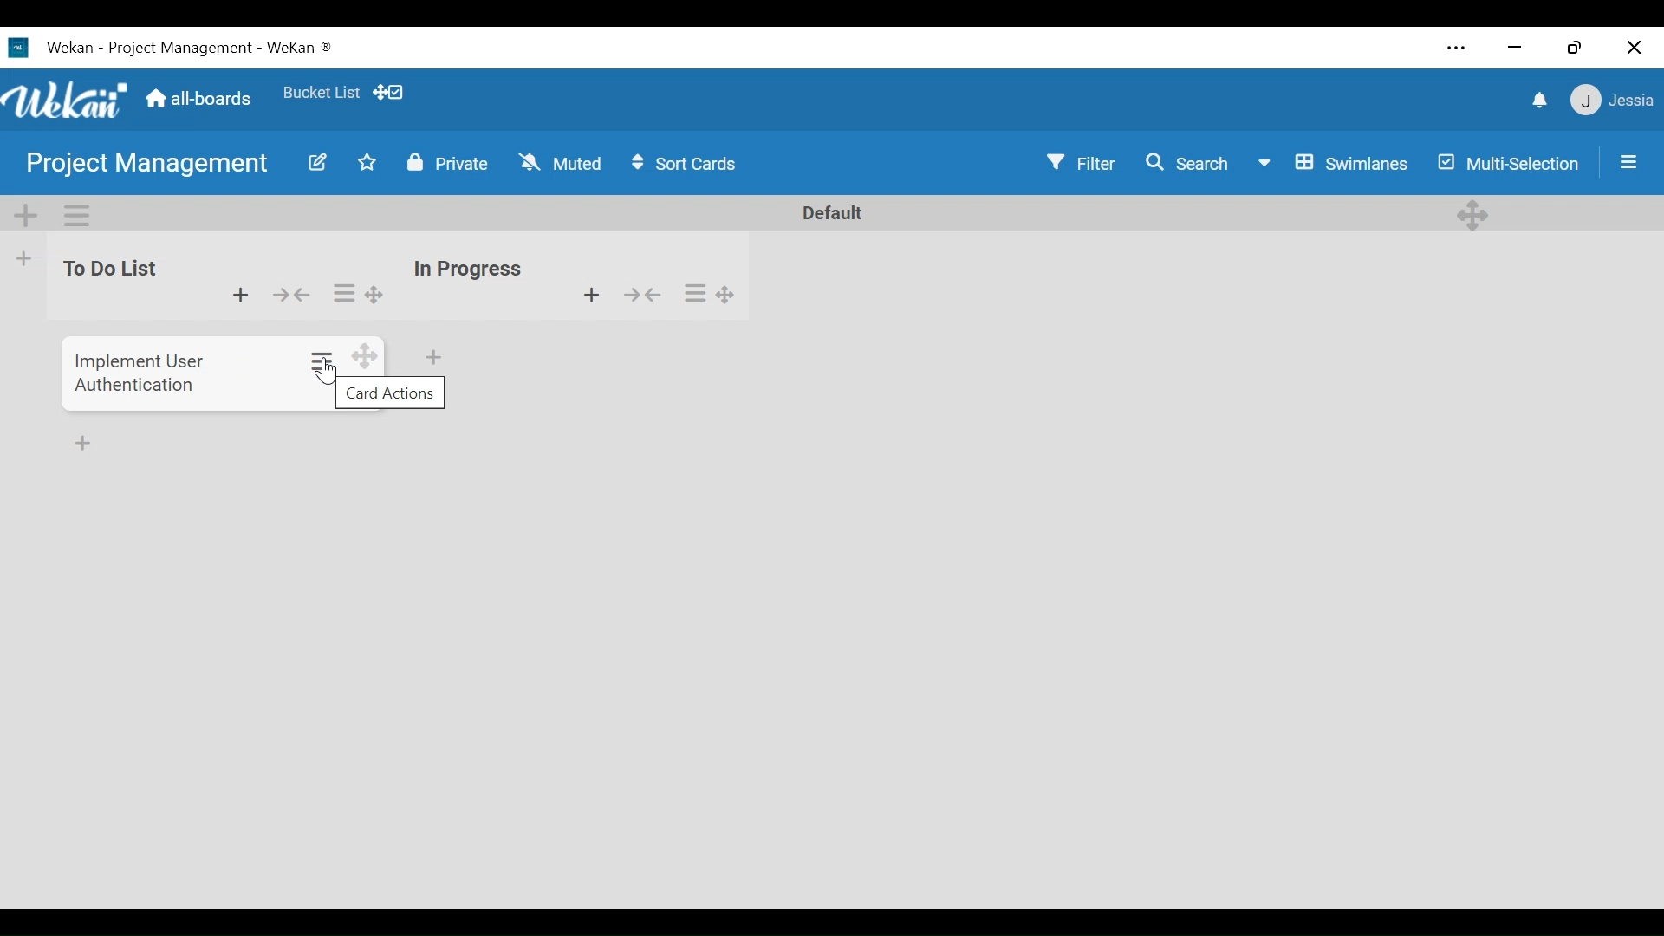  Describe the element at coordinates (147, 166) in the screenshot. I see `Project Management` at that location.